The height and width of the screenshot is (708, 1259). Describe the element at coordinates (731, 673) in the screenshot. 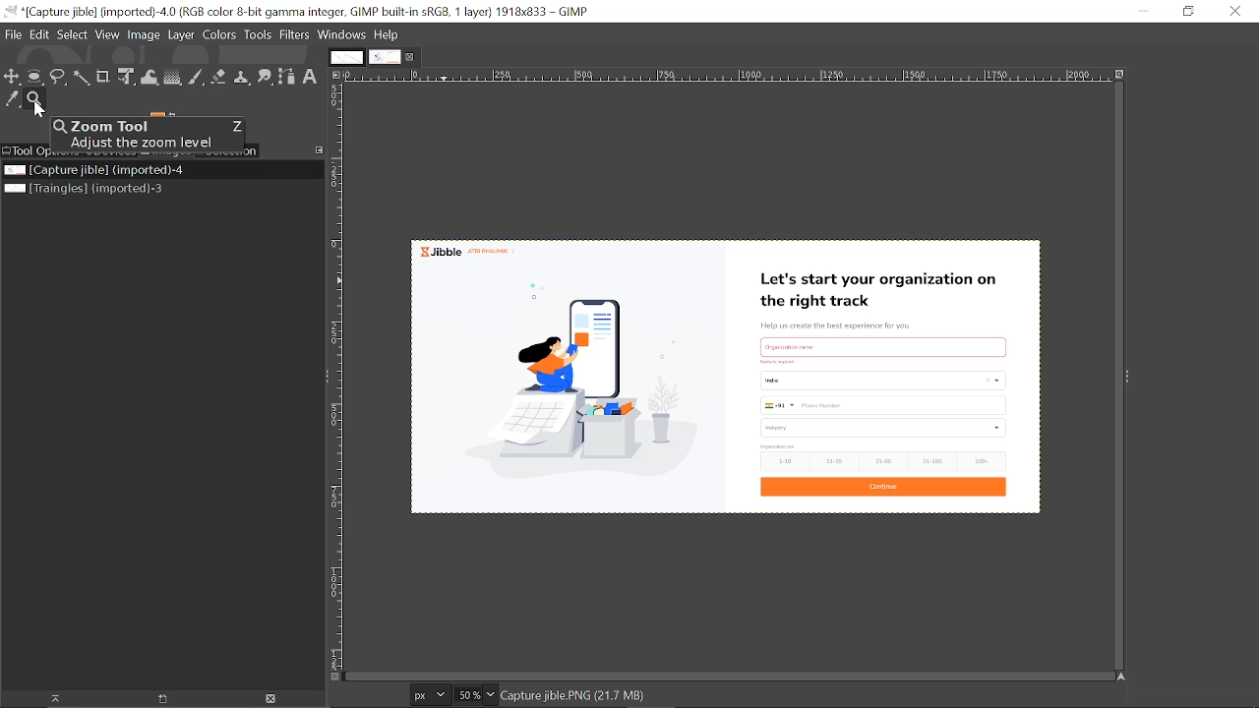

I see `horizontal scroll bar` at that location.